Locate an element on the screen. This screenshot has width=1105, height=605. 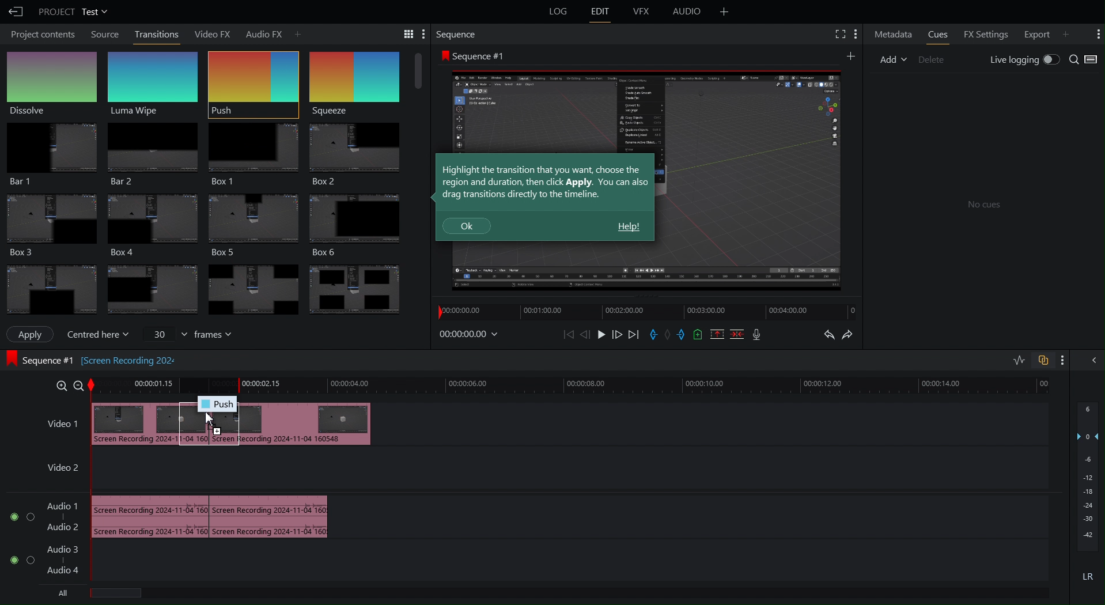
frames is located at coordinates (218, 334).